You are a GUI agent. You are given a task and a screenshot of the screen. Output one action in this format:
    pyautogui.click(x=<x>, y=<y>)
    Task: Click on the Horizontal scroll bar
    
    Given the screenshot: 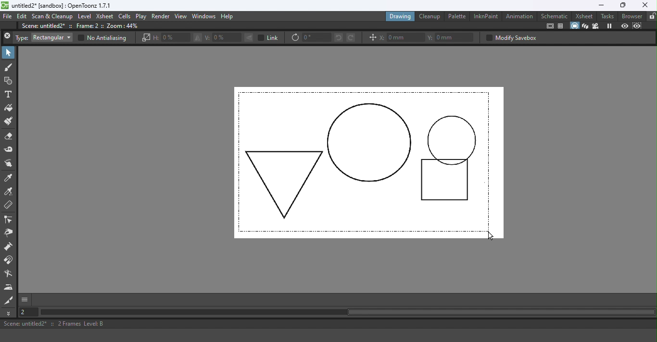 What is the action you would take?
    pyautogui.click(x=353, y=313)
    